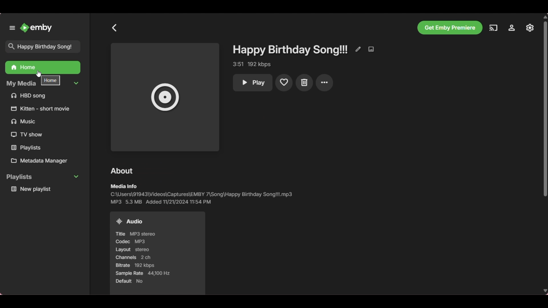 The image size is (548, 308). Describe the element at coordinates (12, 28) in the screenshot. I see `Unpin left panel` at that location.